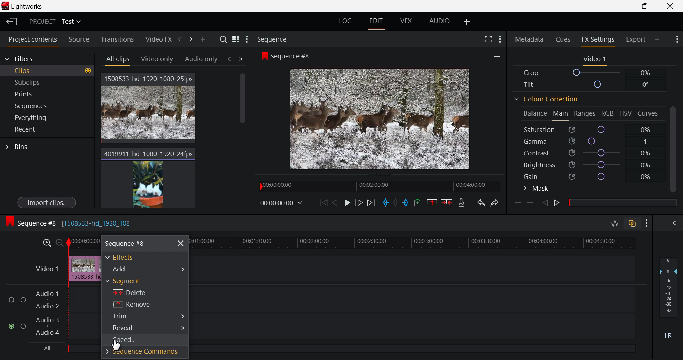 The height and width of the screenshot is (360, 683). I want to click on Audio only, so click(201, 59).